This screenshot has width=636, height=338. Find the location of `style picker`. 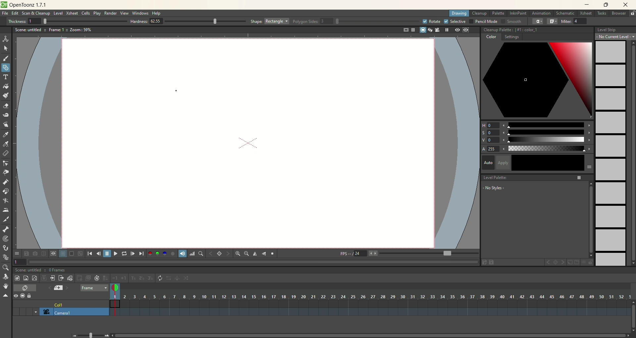

style picker is located at coordinates (7, 135).